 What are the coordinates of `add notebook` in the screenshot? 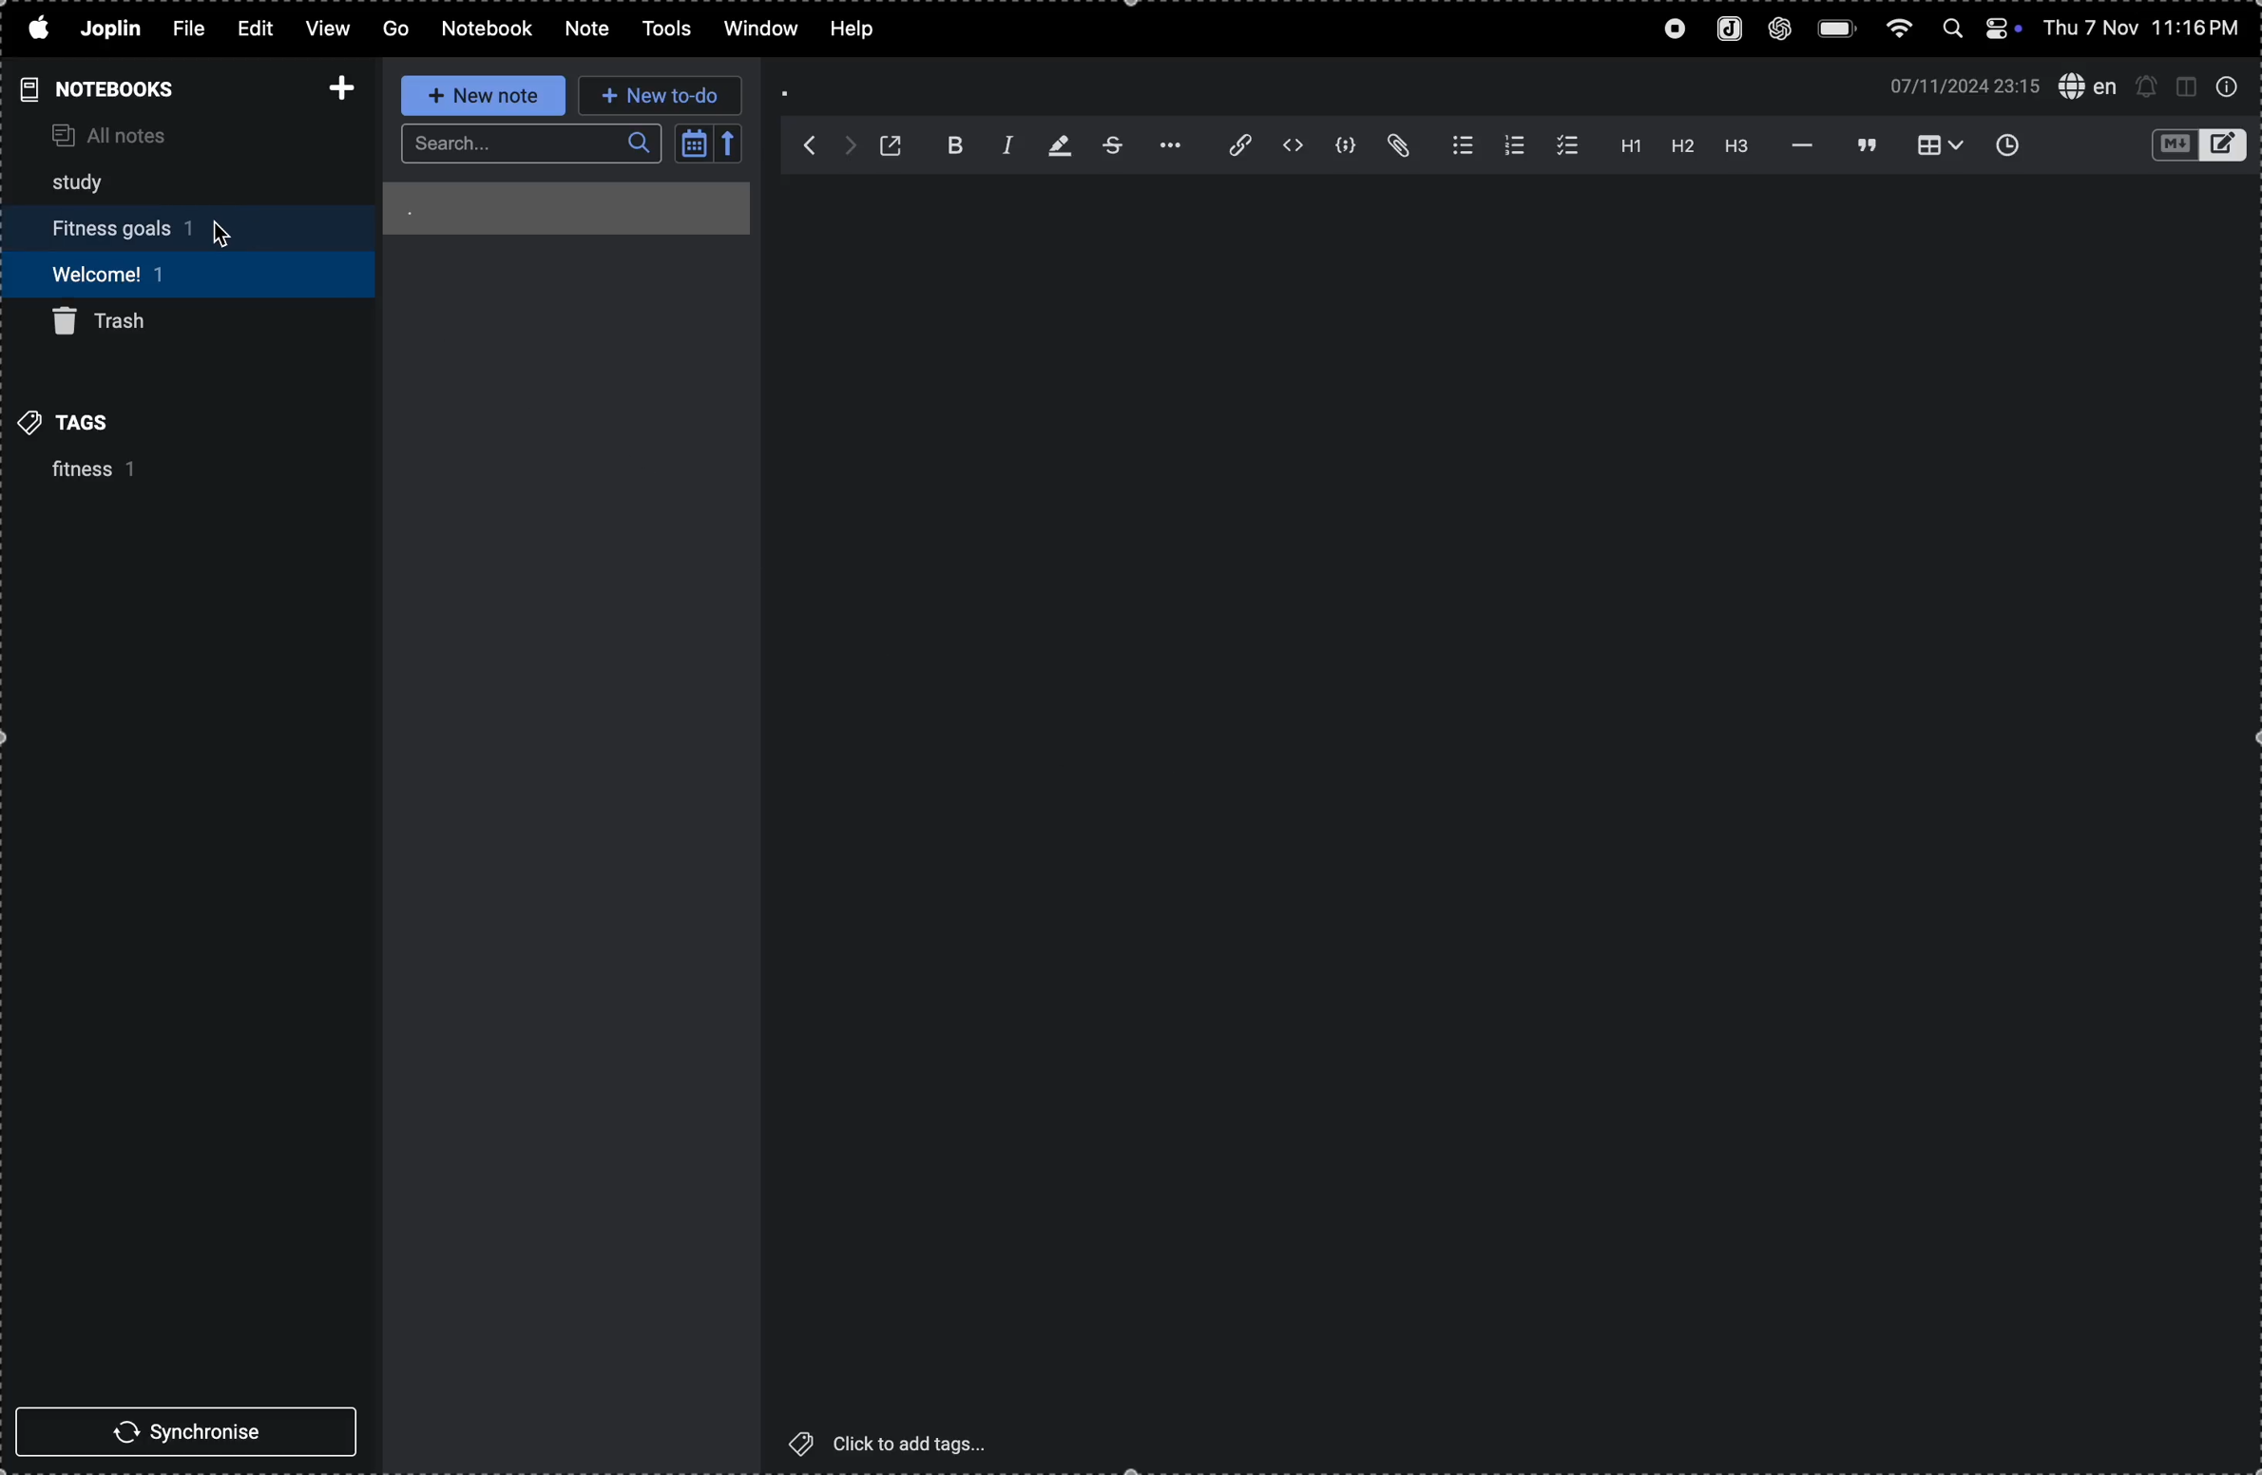 It's located at (335, 86).